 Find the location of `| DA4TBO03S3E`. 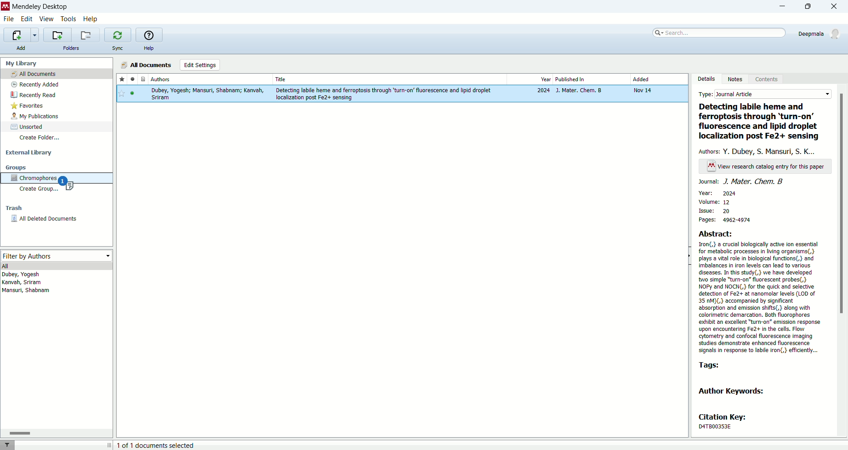

| DA4TBO03S3E is located at coordinates (723, 426).